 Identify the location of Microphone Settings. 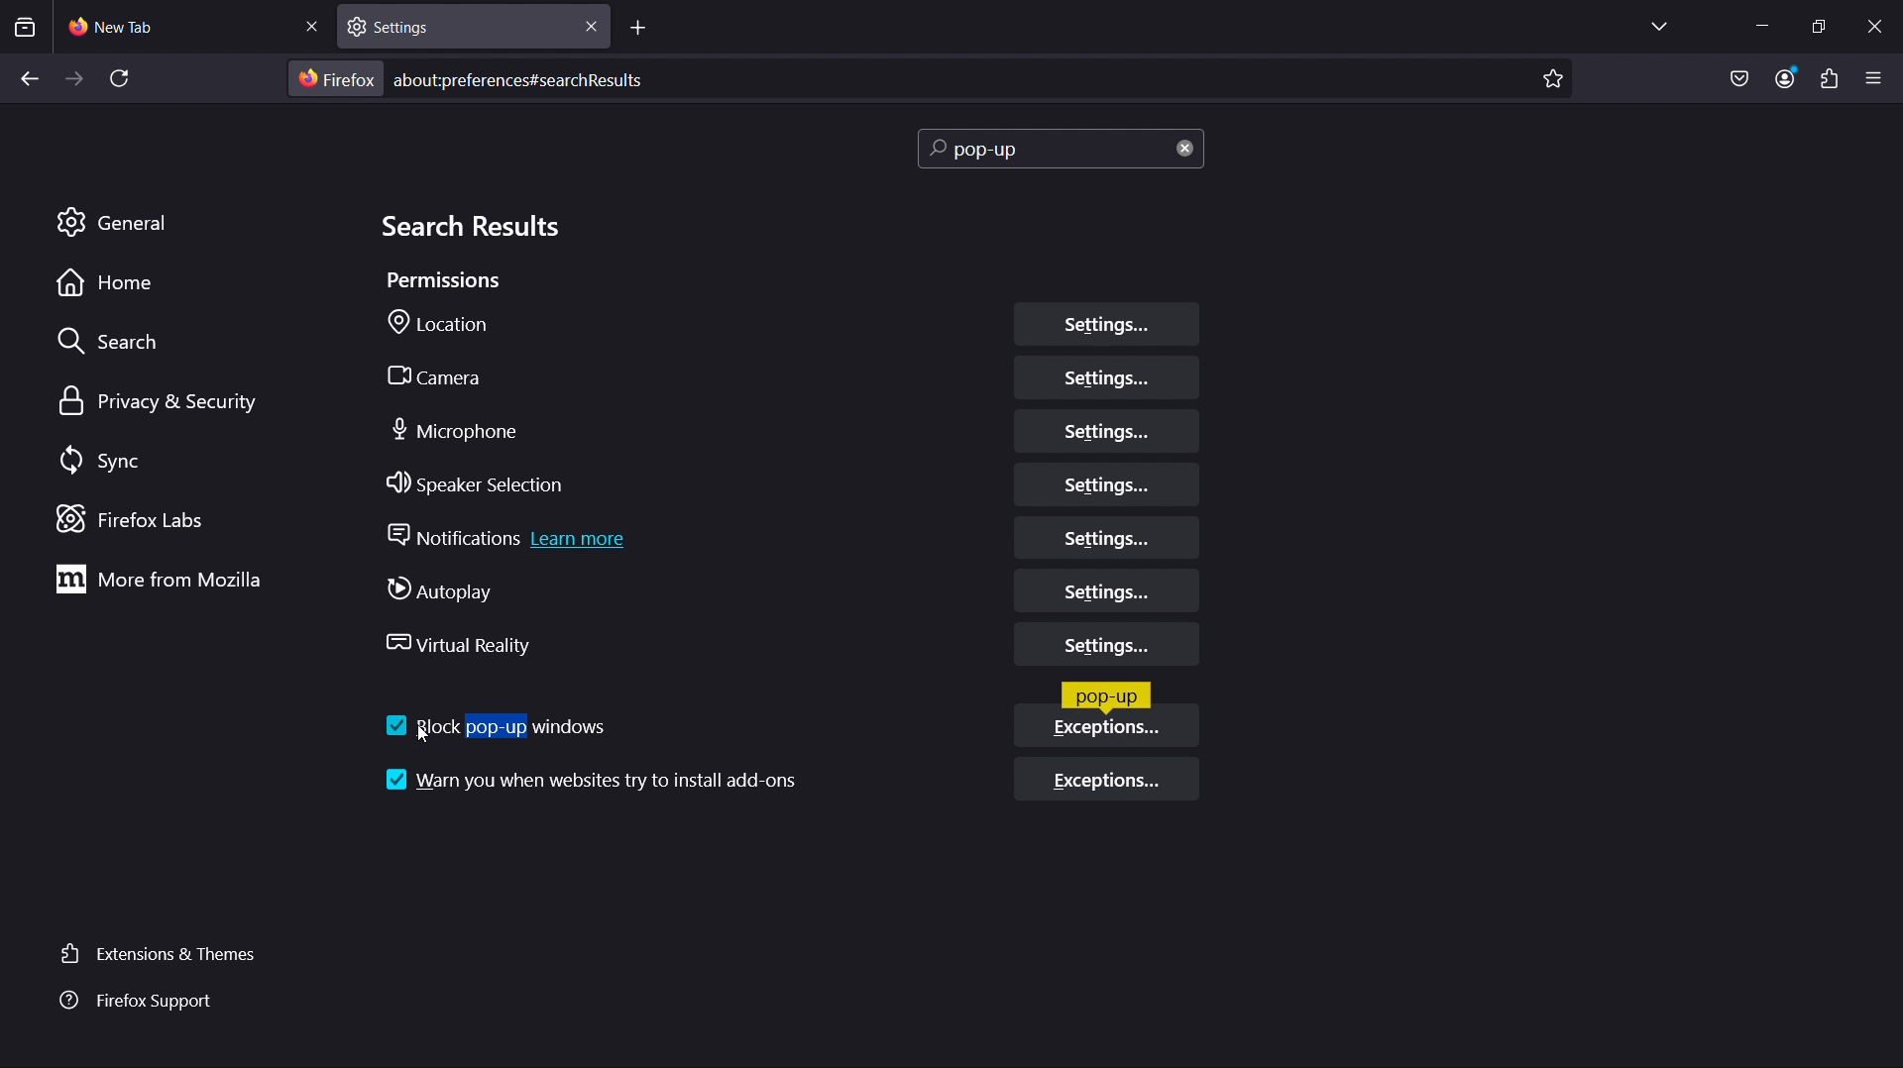
(1107, 431).